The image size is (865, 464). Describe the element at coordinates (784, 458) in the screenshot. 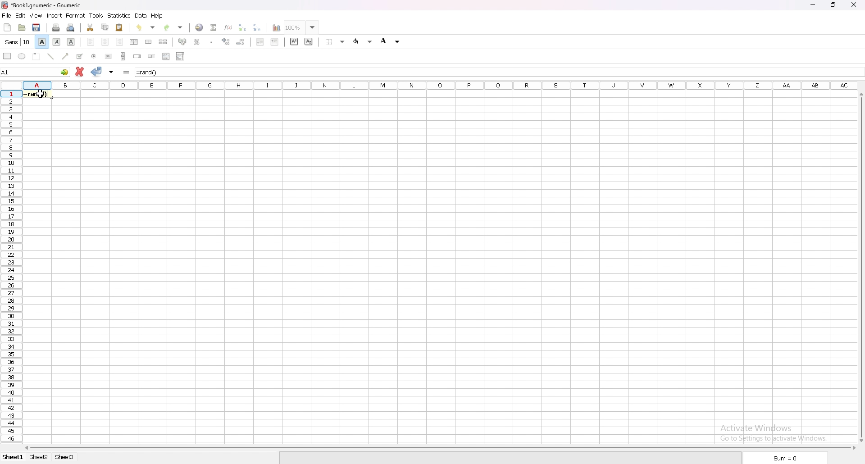

I see `sum` at that location.